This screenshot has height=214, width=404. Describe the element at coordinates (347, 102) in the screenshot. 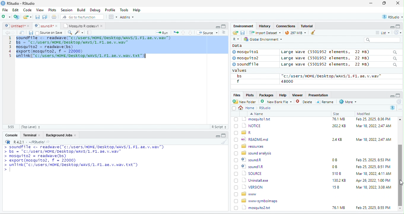

I see ` More ` at that location.